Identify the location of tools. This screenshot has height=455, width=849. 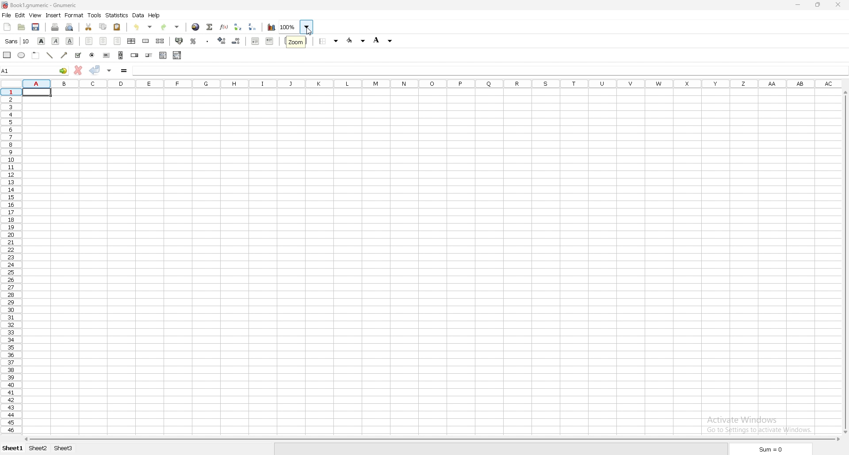
(95, 15).